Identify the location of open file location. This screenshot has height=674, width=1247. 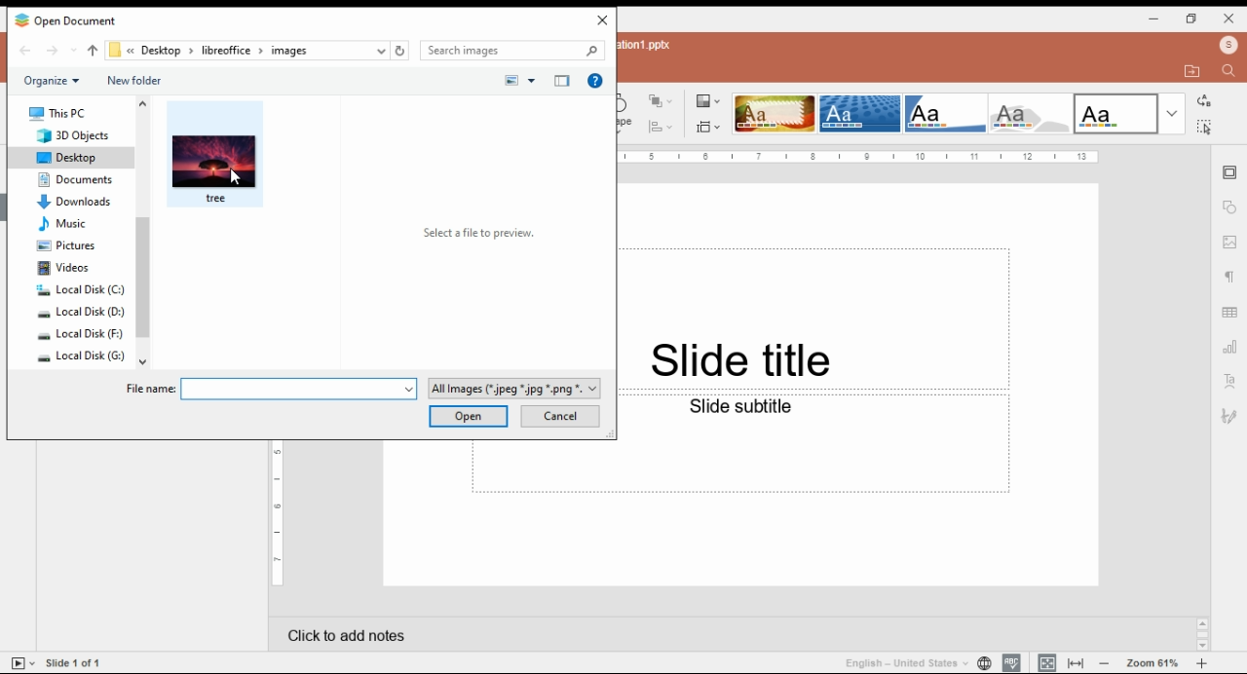
(1192, 71).